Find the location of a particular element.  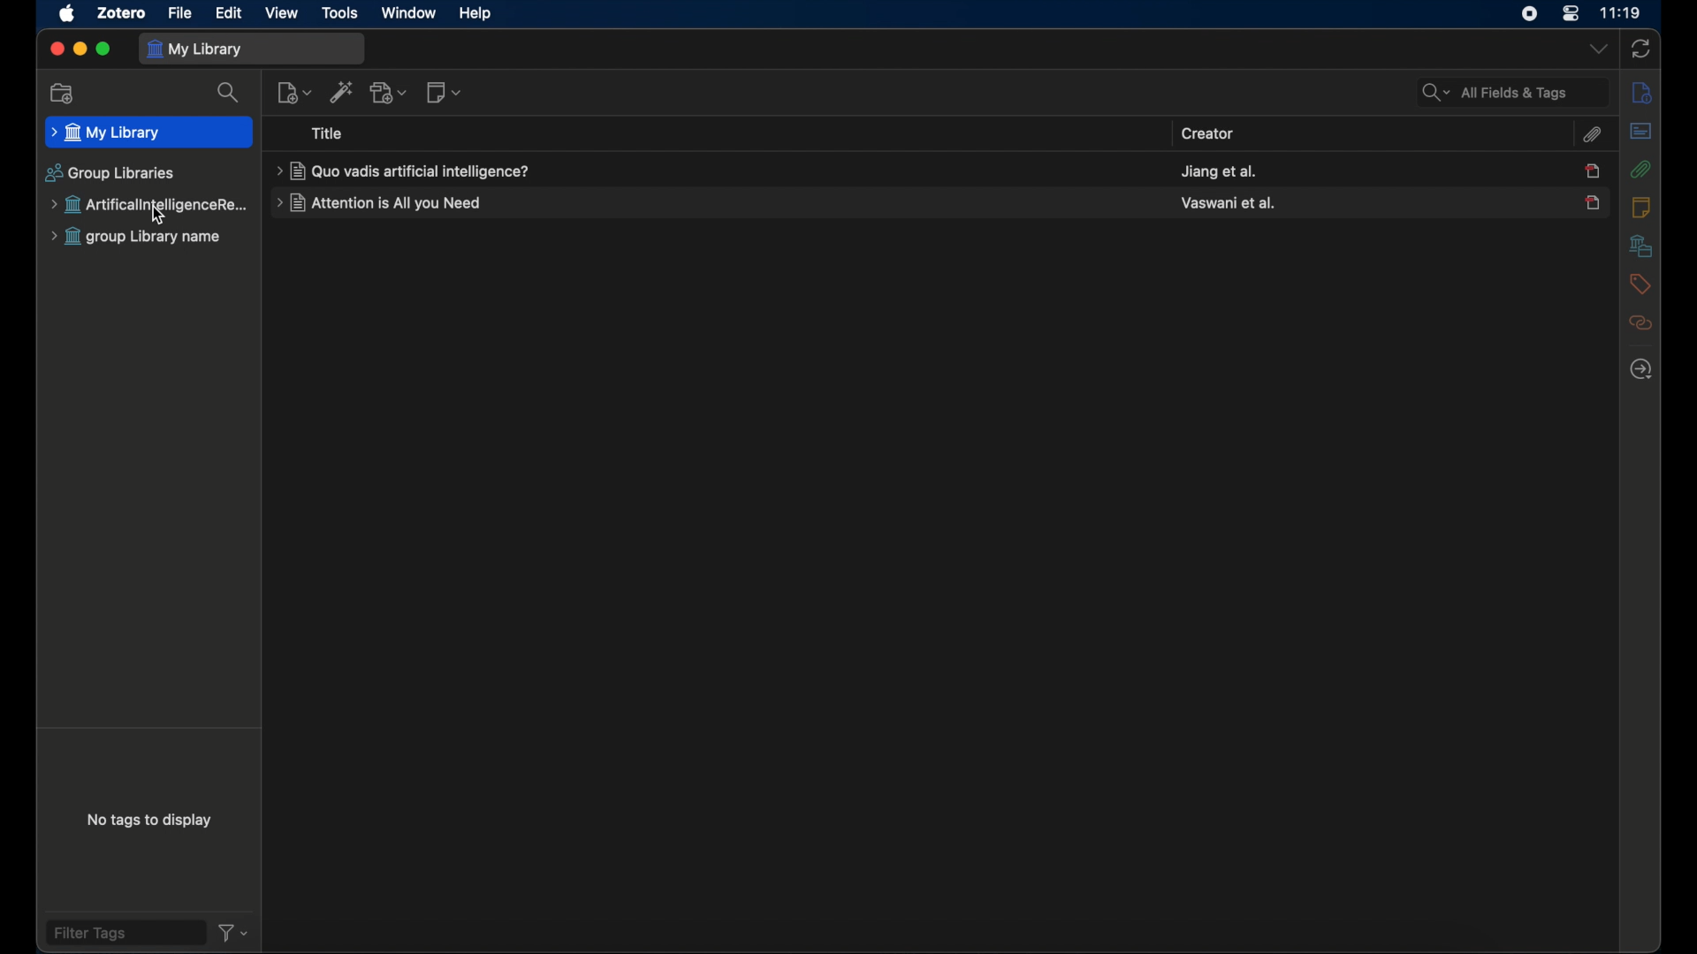

my library is located at coordinates (251, 49).